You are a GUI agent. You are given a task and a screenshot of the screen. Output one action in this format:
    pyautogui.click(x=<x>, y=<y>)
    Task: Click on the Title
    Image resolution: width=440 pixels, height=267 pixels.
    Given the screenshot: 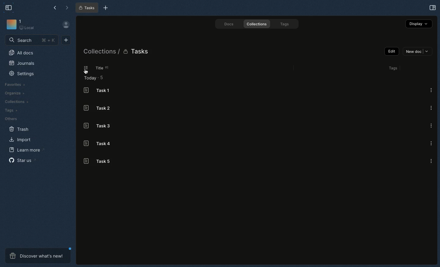 What is the action you would take?
    pyautogui.click(x=99, y=68)
    